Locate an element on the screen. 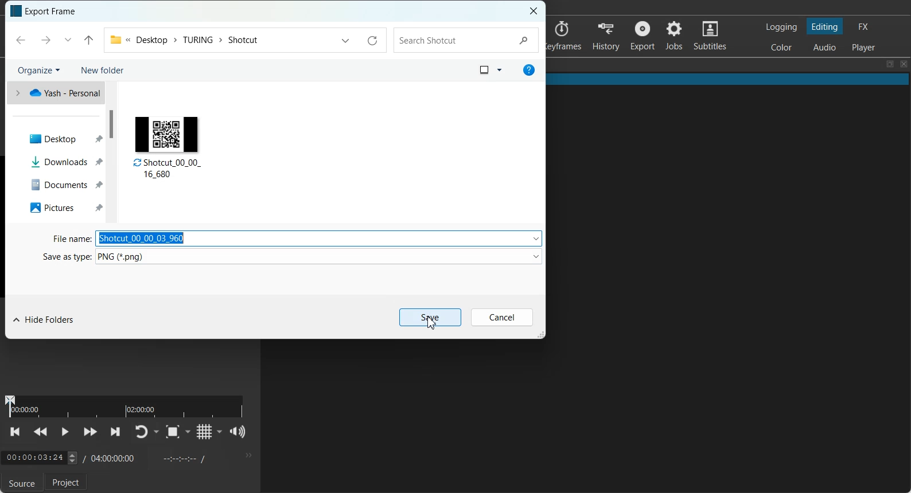  Export is located at coordinates (642, 35).